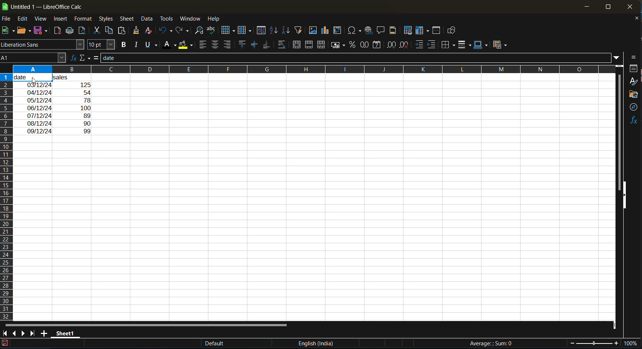 Image resolution: width=642 pixels, height=349 pixels. Describe the element at coordinates (620, 126) in the screenshot. I see `vertical scroll bar` at that location.